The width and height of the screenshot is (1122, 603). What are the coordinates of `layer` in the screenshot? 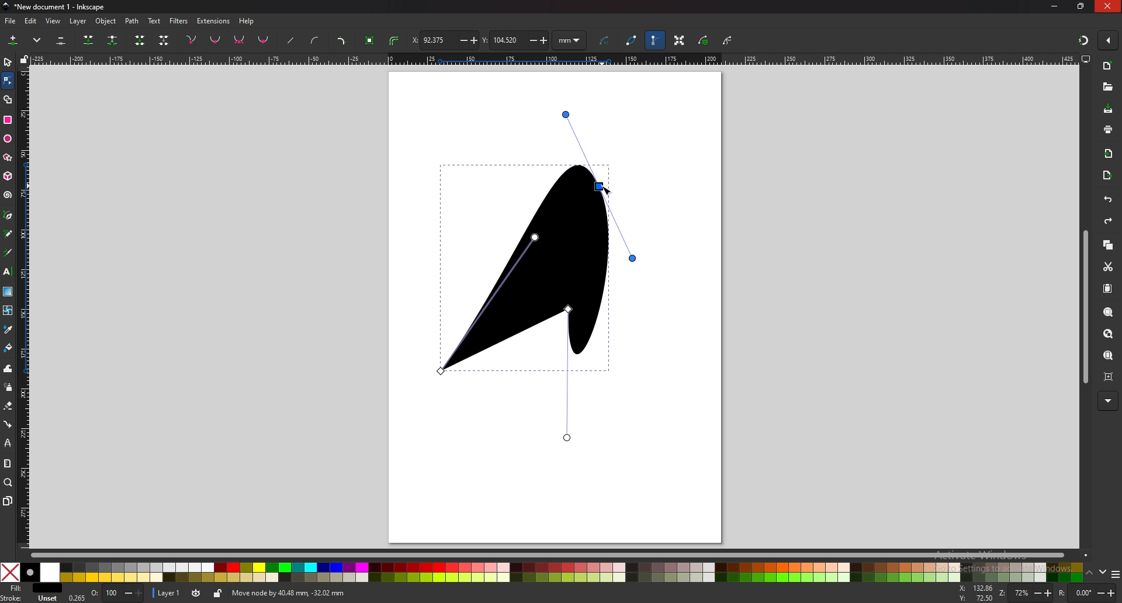 It's located at (168, 593).